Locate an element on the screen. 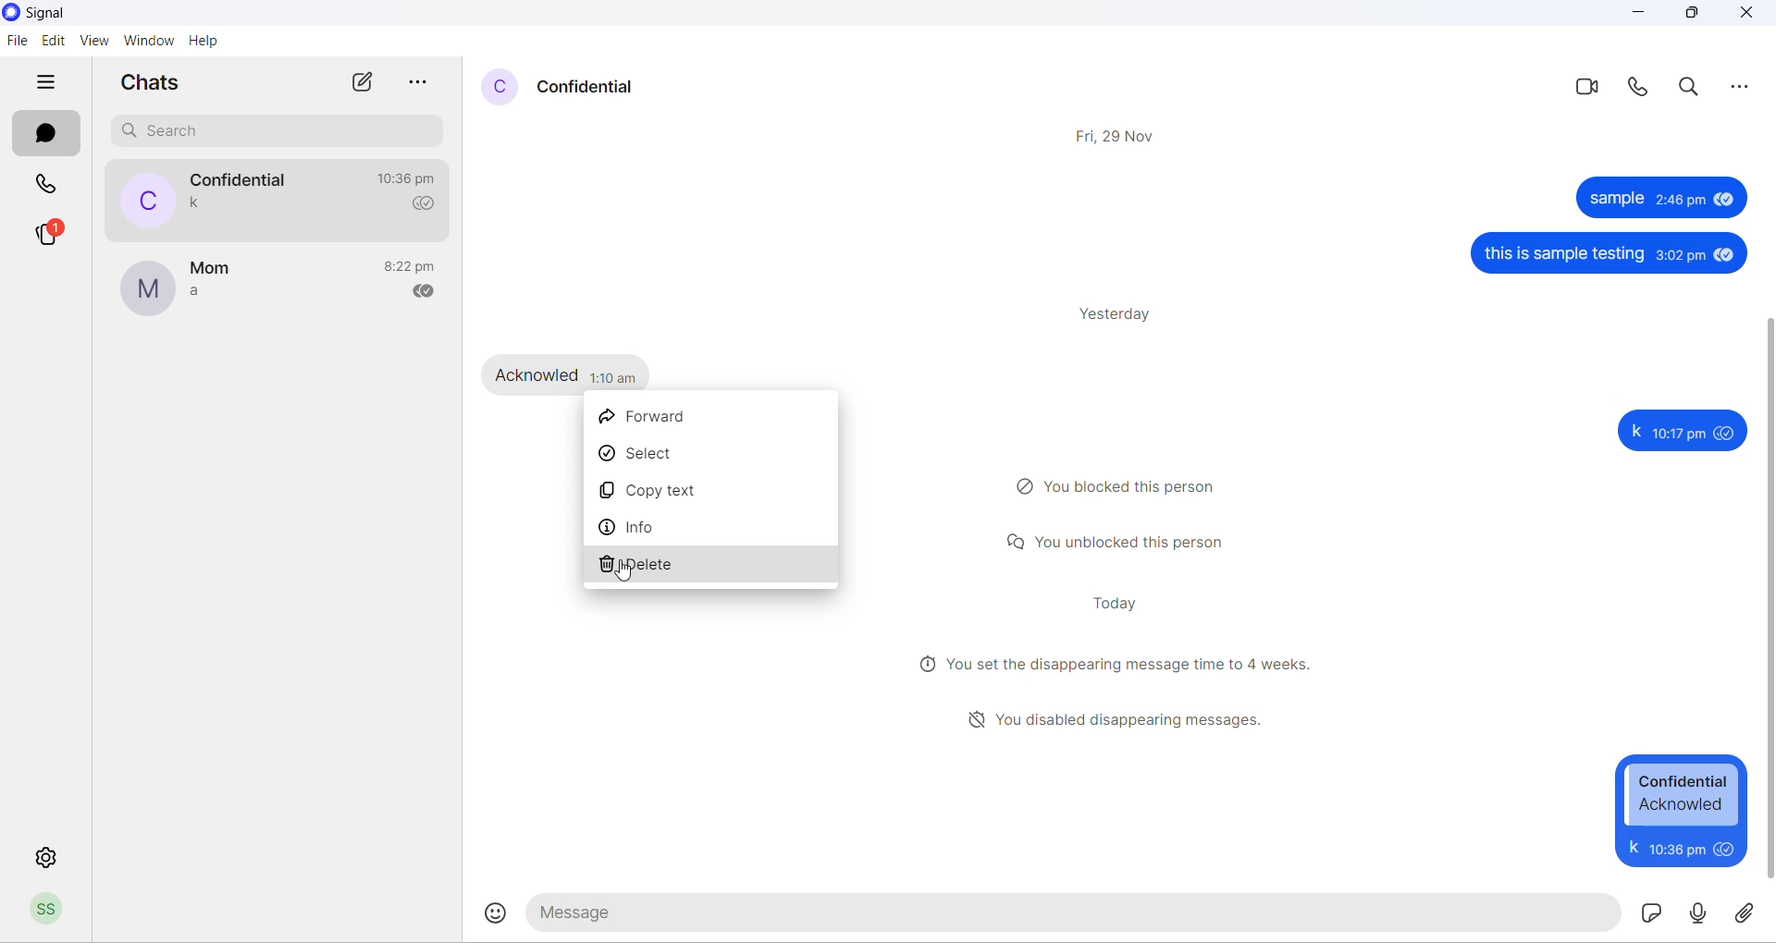  scroll bar is located at coordinates (1765, 598).